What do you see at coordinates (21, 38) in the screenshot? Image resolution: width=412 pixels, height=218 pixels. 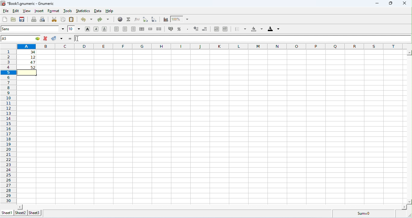 I see `selected cell number` at bounding box center [21, 38].